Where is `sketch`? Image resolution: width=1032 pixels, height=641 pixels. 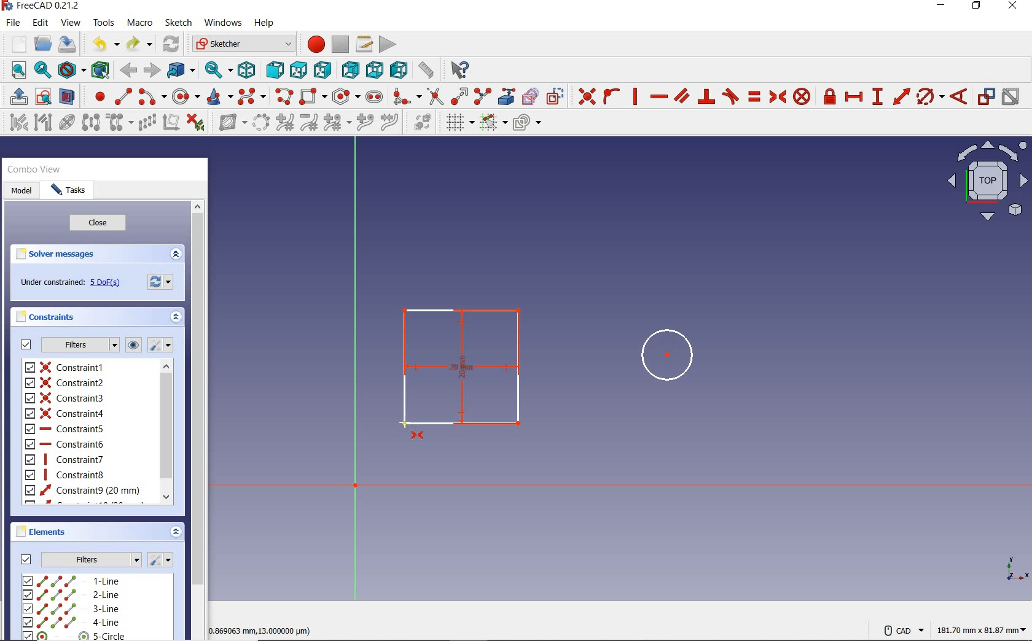 sketch is located at coordinates (179, 24).